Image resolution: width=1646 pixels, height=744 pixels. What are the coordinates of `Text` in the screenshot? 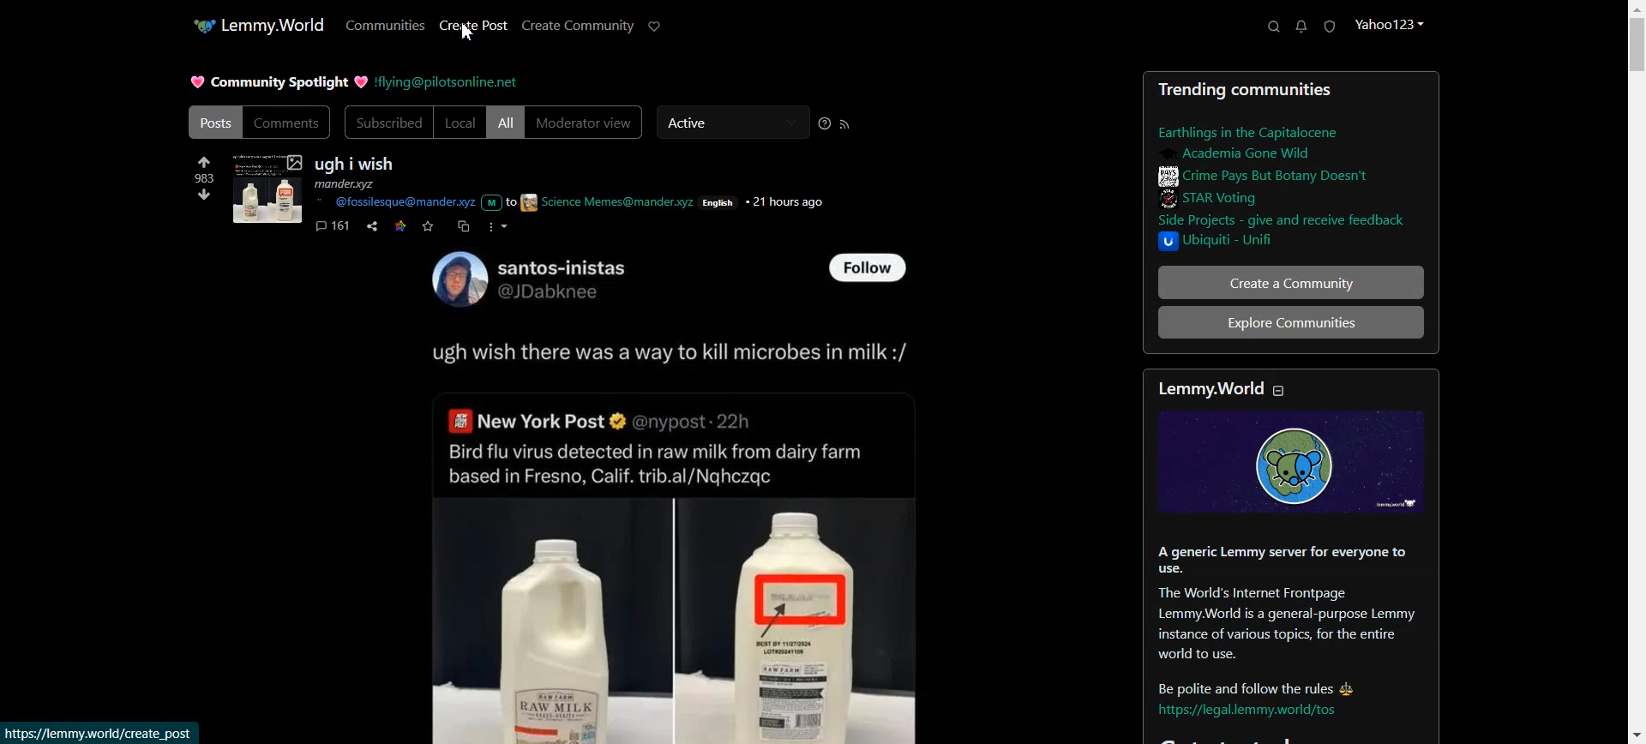 It's located at (279, 81).